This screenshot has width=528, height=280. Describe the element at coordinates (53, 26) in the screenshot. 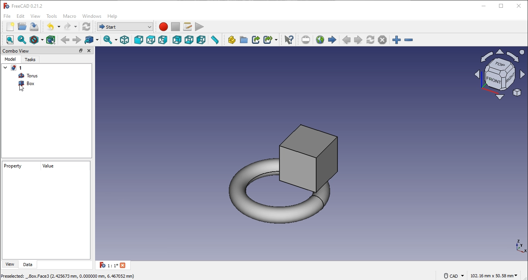

I see `undo` at that location.